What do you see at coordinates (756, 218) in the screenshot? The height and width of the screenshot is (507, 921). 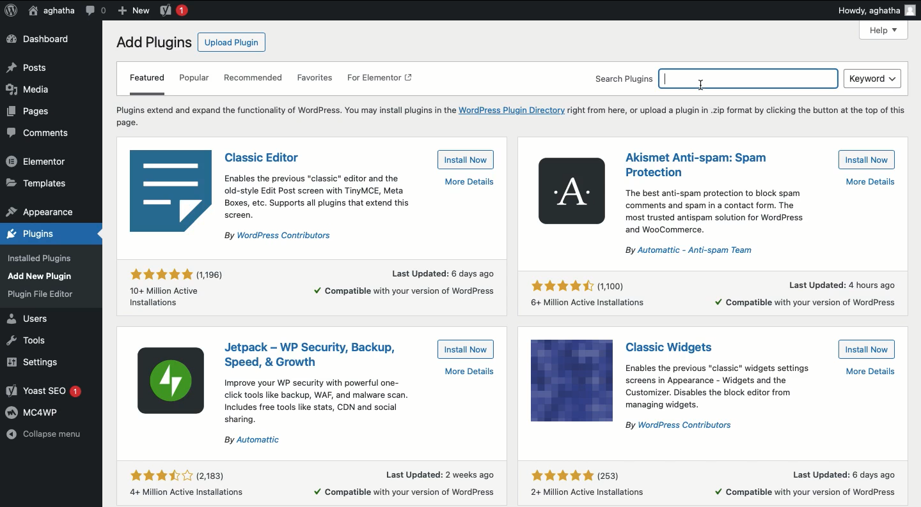 I see `‘The best anti-spam protection to block spamcomments and spam in a contact form. Themost trusted antispam solution for WordPress and WooCommerce.` at bounding box center [756, 218].